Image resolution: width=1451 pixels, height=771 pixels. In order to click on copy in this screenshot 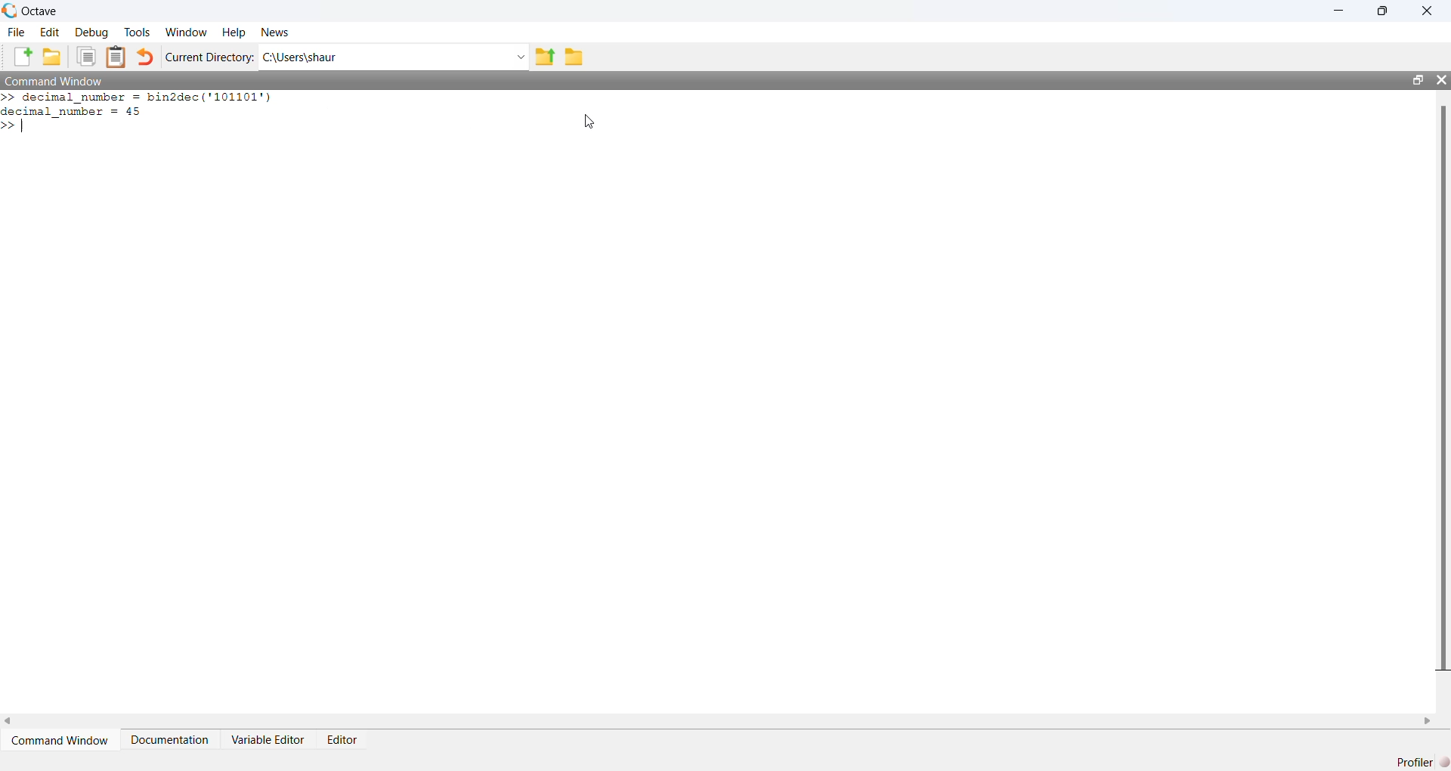, I will do `click(85, 56)`.